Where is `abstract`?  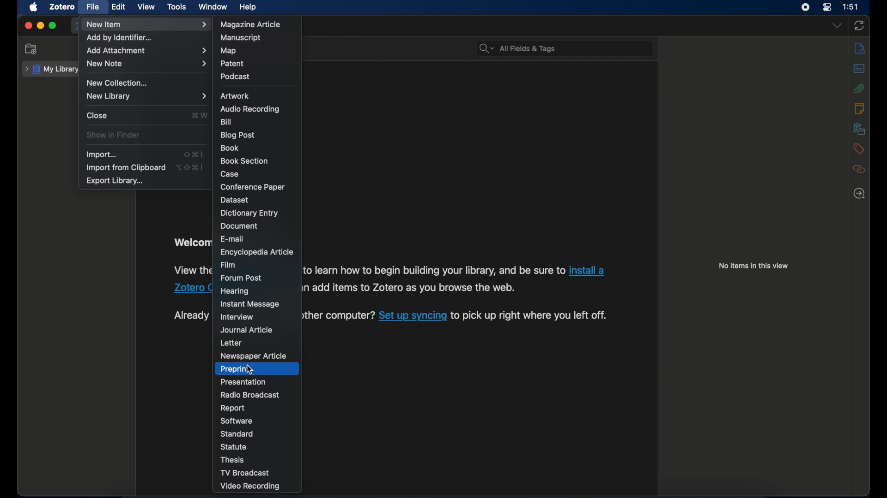 abstract is located at coordinates (859, 68).